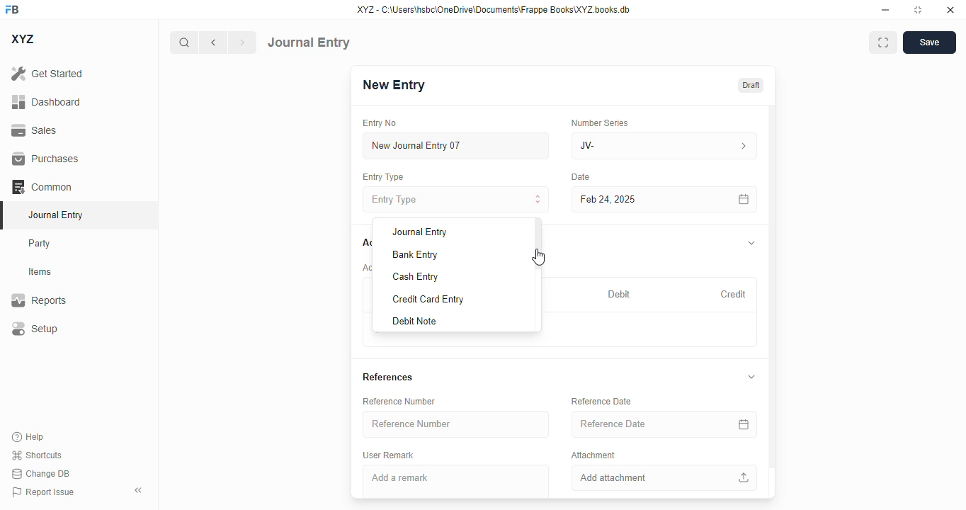  What do you see at coordinates (35, 328) in the screenshot?
I see `setup` at bounding box center [35, 328].